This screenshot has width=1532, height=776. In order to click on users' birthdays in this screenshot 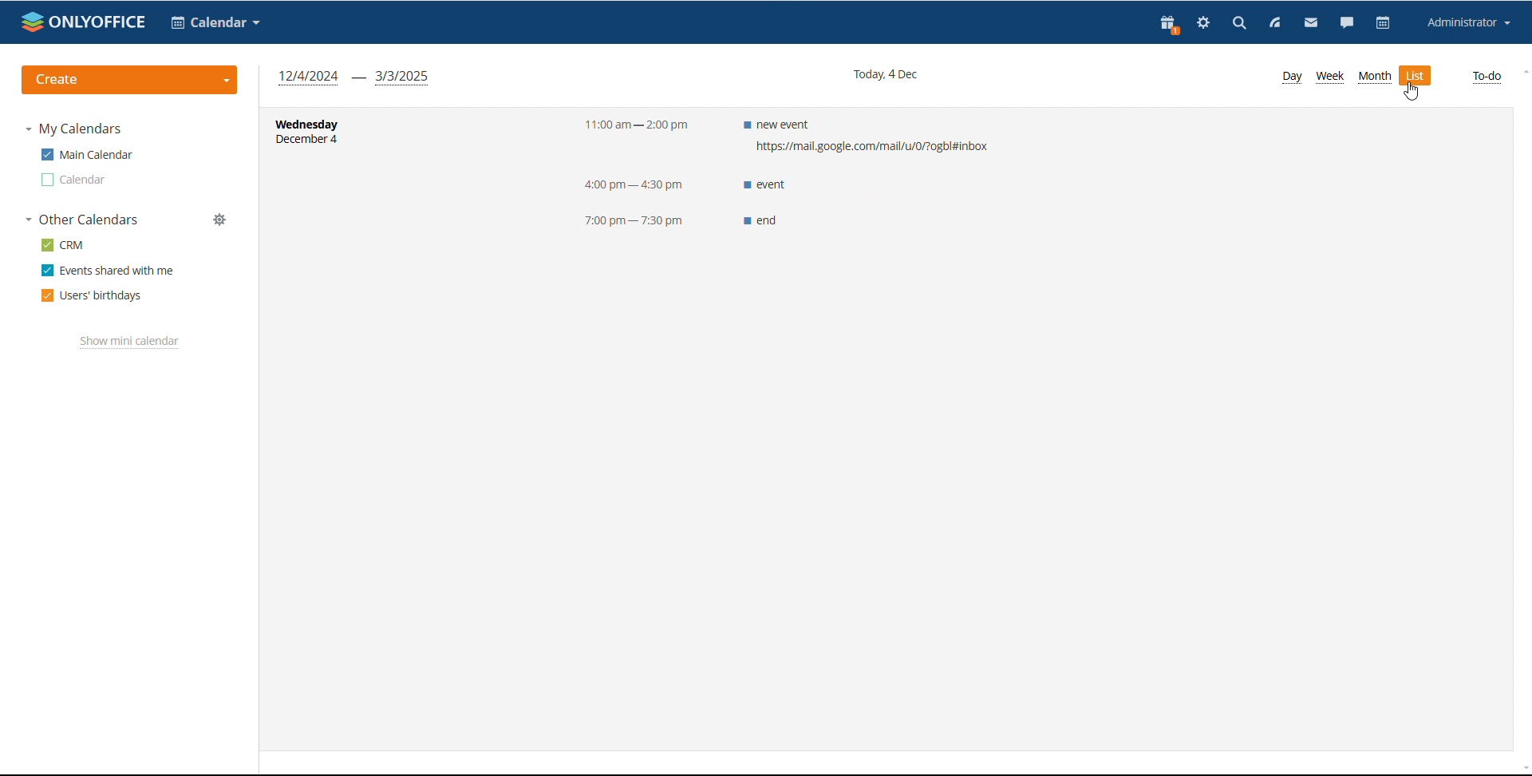, I will do `click(91, 296)`.